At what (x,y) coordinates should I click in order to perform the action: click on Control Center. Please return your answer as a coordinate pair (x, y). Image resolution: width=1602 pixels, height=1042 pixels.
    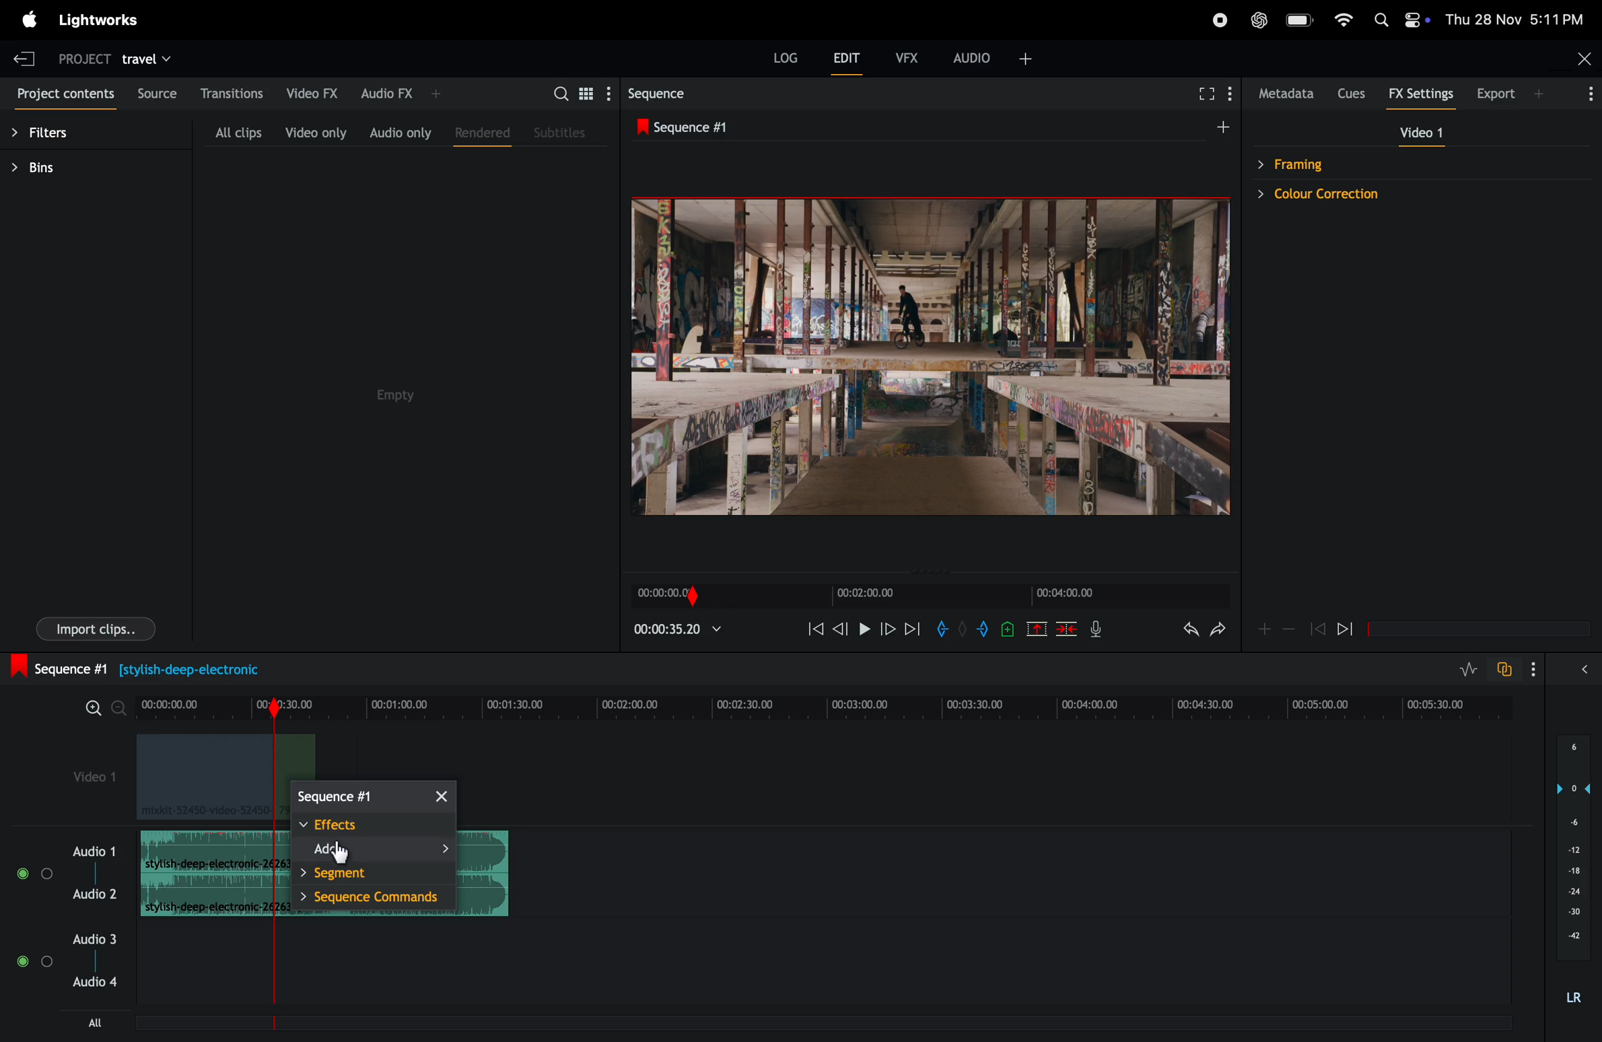
    Looking at the image, I should click on (1417, 20).